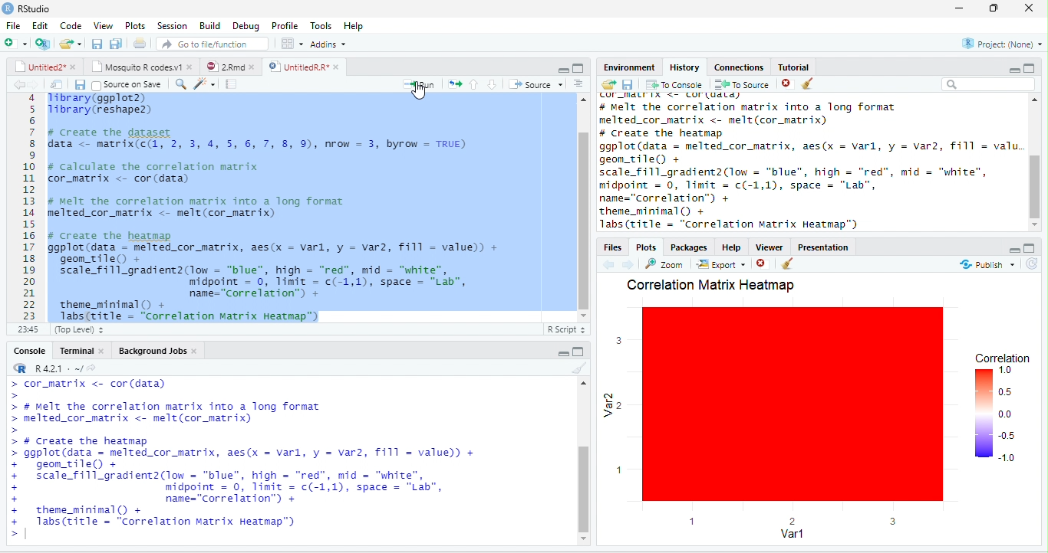 The image size is (1048, 553). I want to click on build, so click(209, 25).